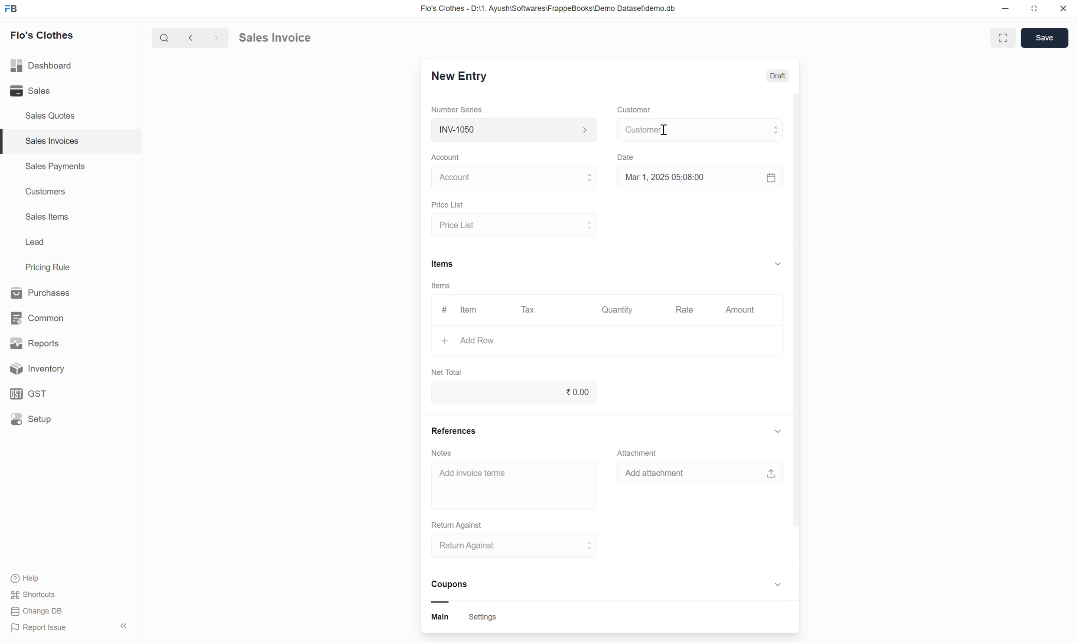 This screenshot has width=1078, height=643. What do you see at coordinates (698, 131) in the screenshot?
I see `select customer` at bounding box center [698, 131].